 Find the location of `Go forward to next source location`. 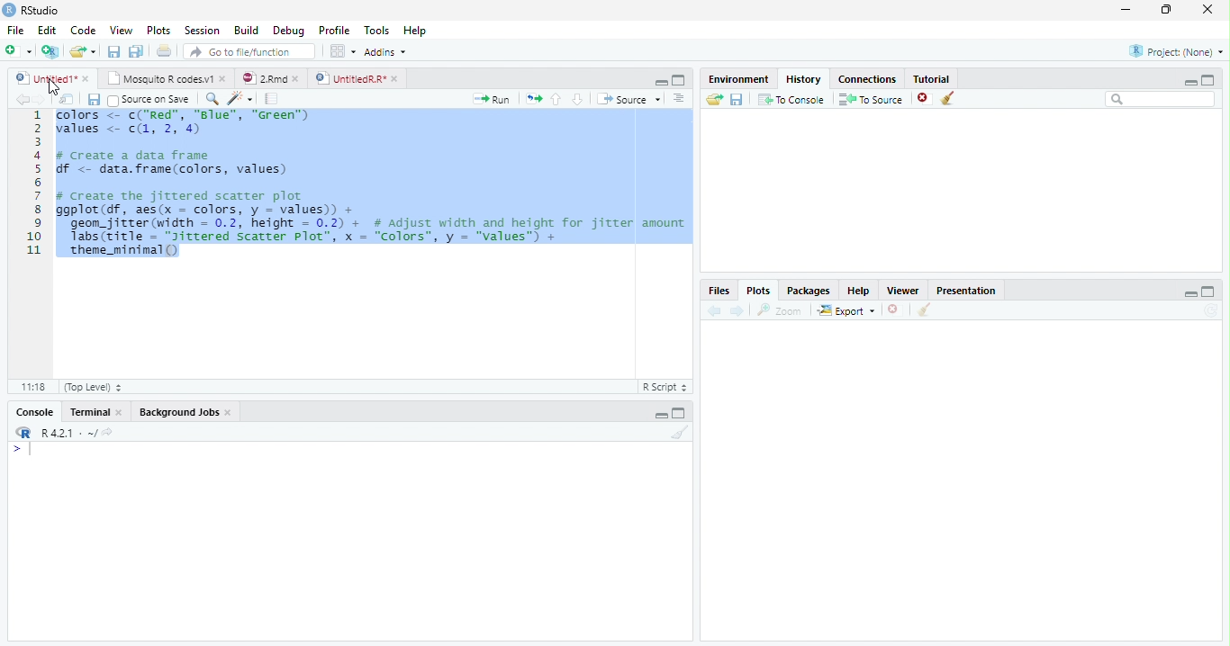

Go forward to next source location is located at coordinates (40, 100).